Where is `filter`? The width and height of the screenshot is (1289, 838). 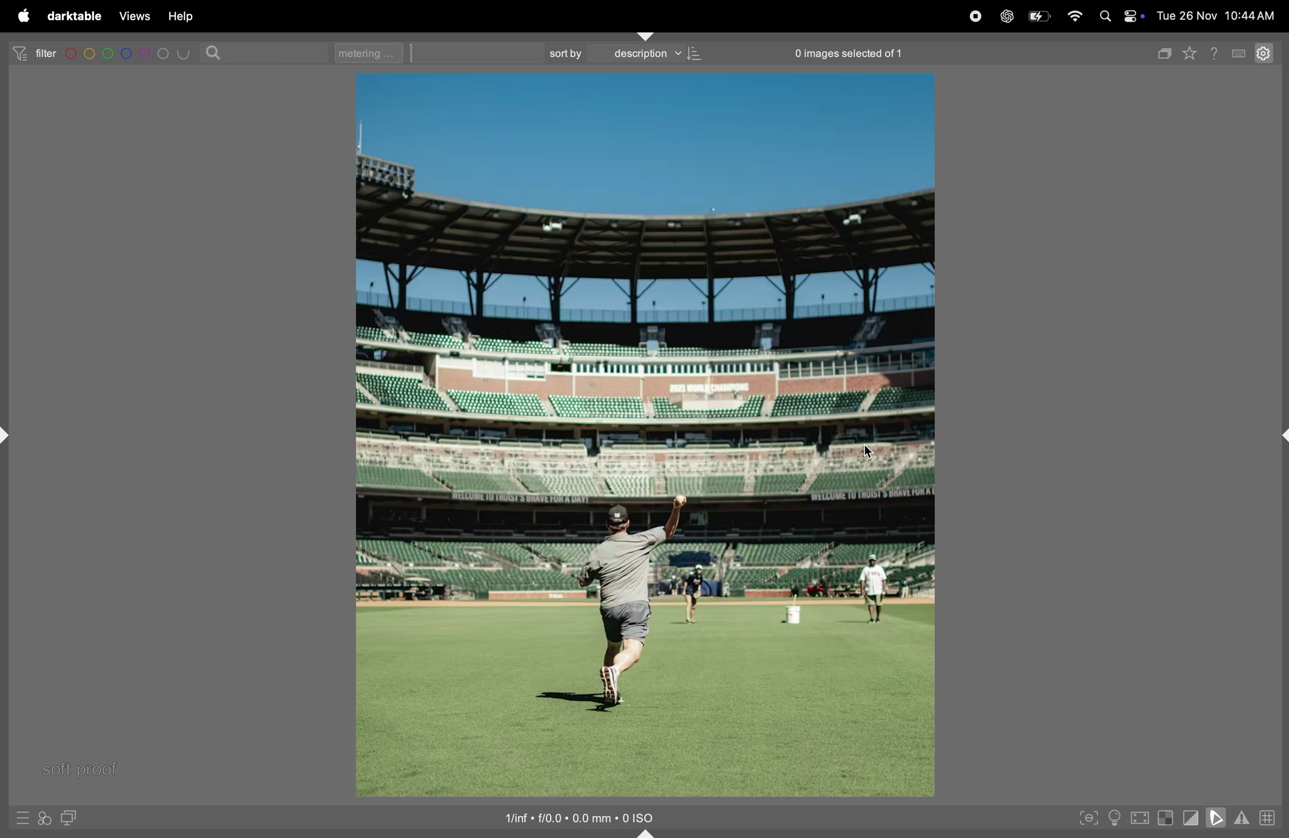
filter is located at coordinates (32, 53).